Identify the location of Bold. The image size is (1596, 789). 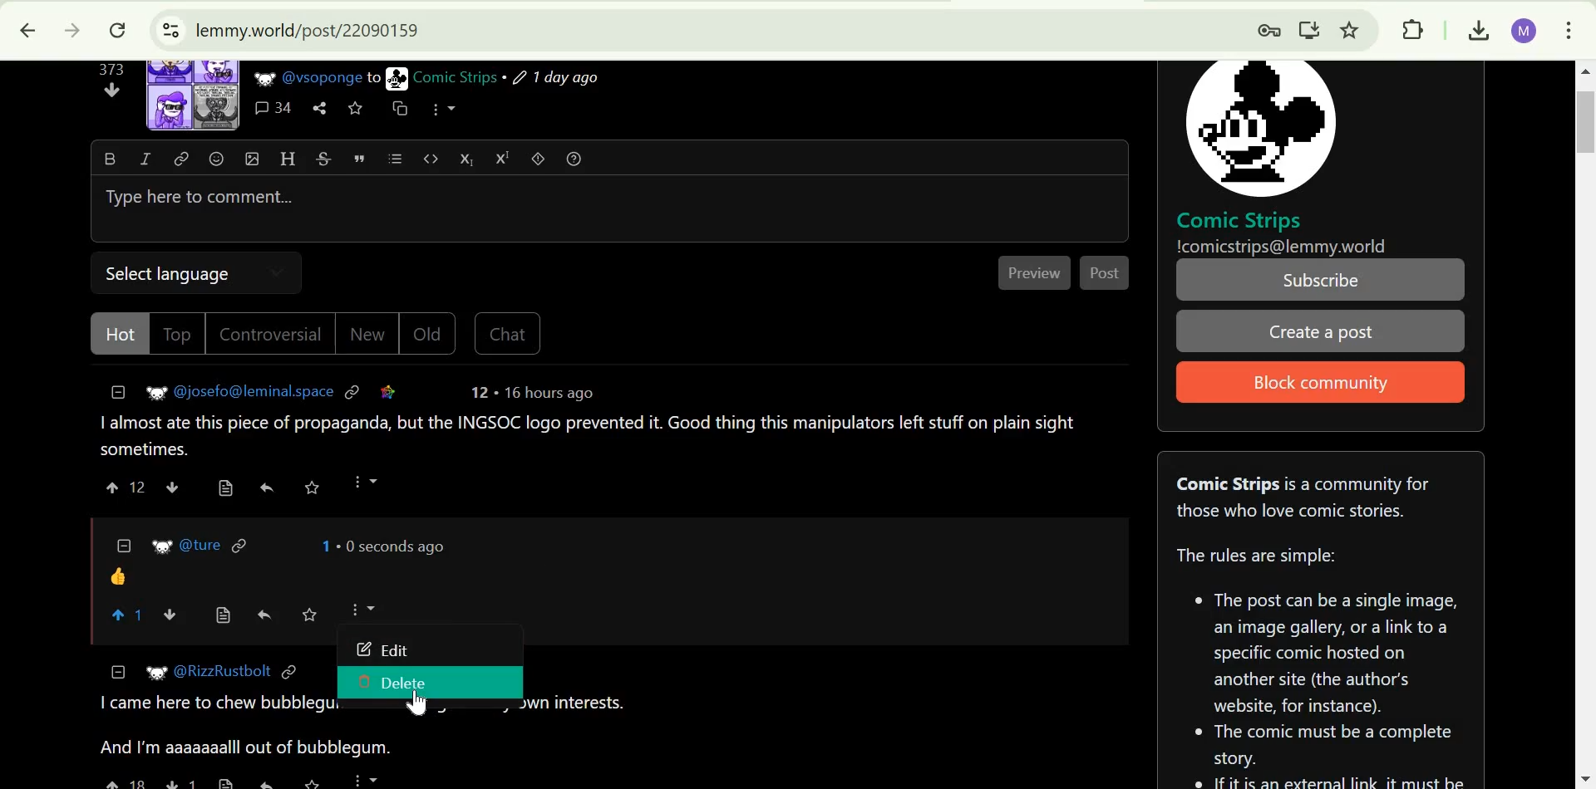
(109, 158).